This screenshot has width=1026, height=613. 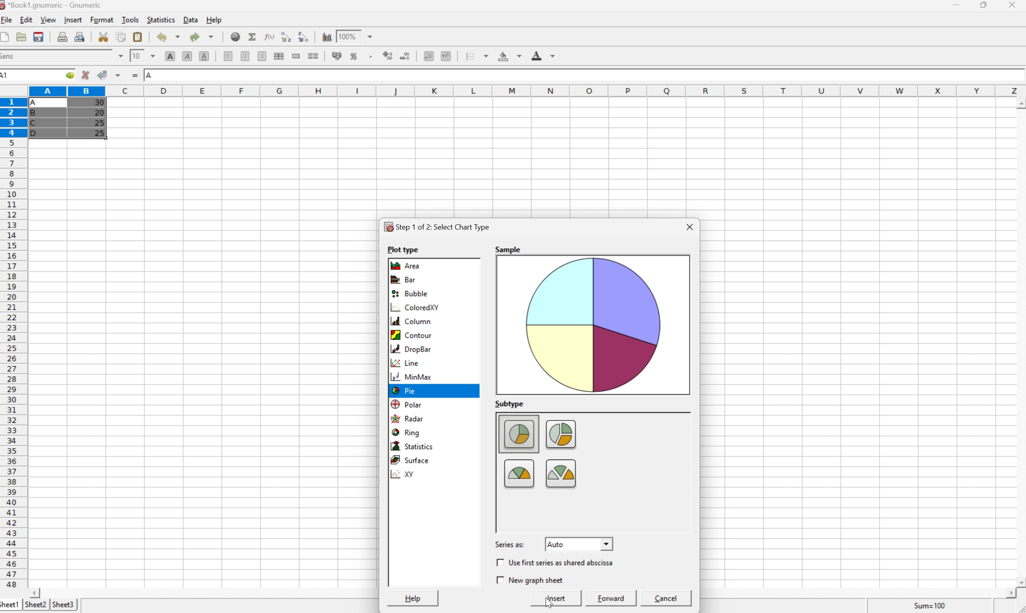 I want to click on Background, so click(x=509, y=57).